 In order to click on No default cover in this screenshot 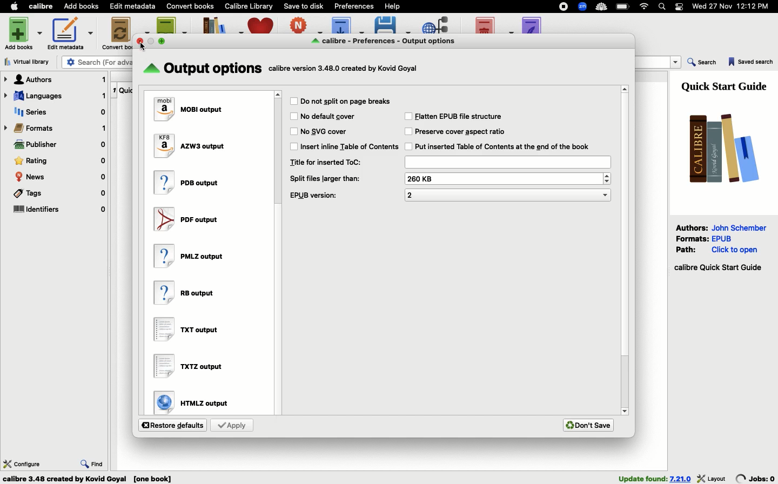, I will do `click(328, 116)`.